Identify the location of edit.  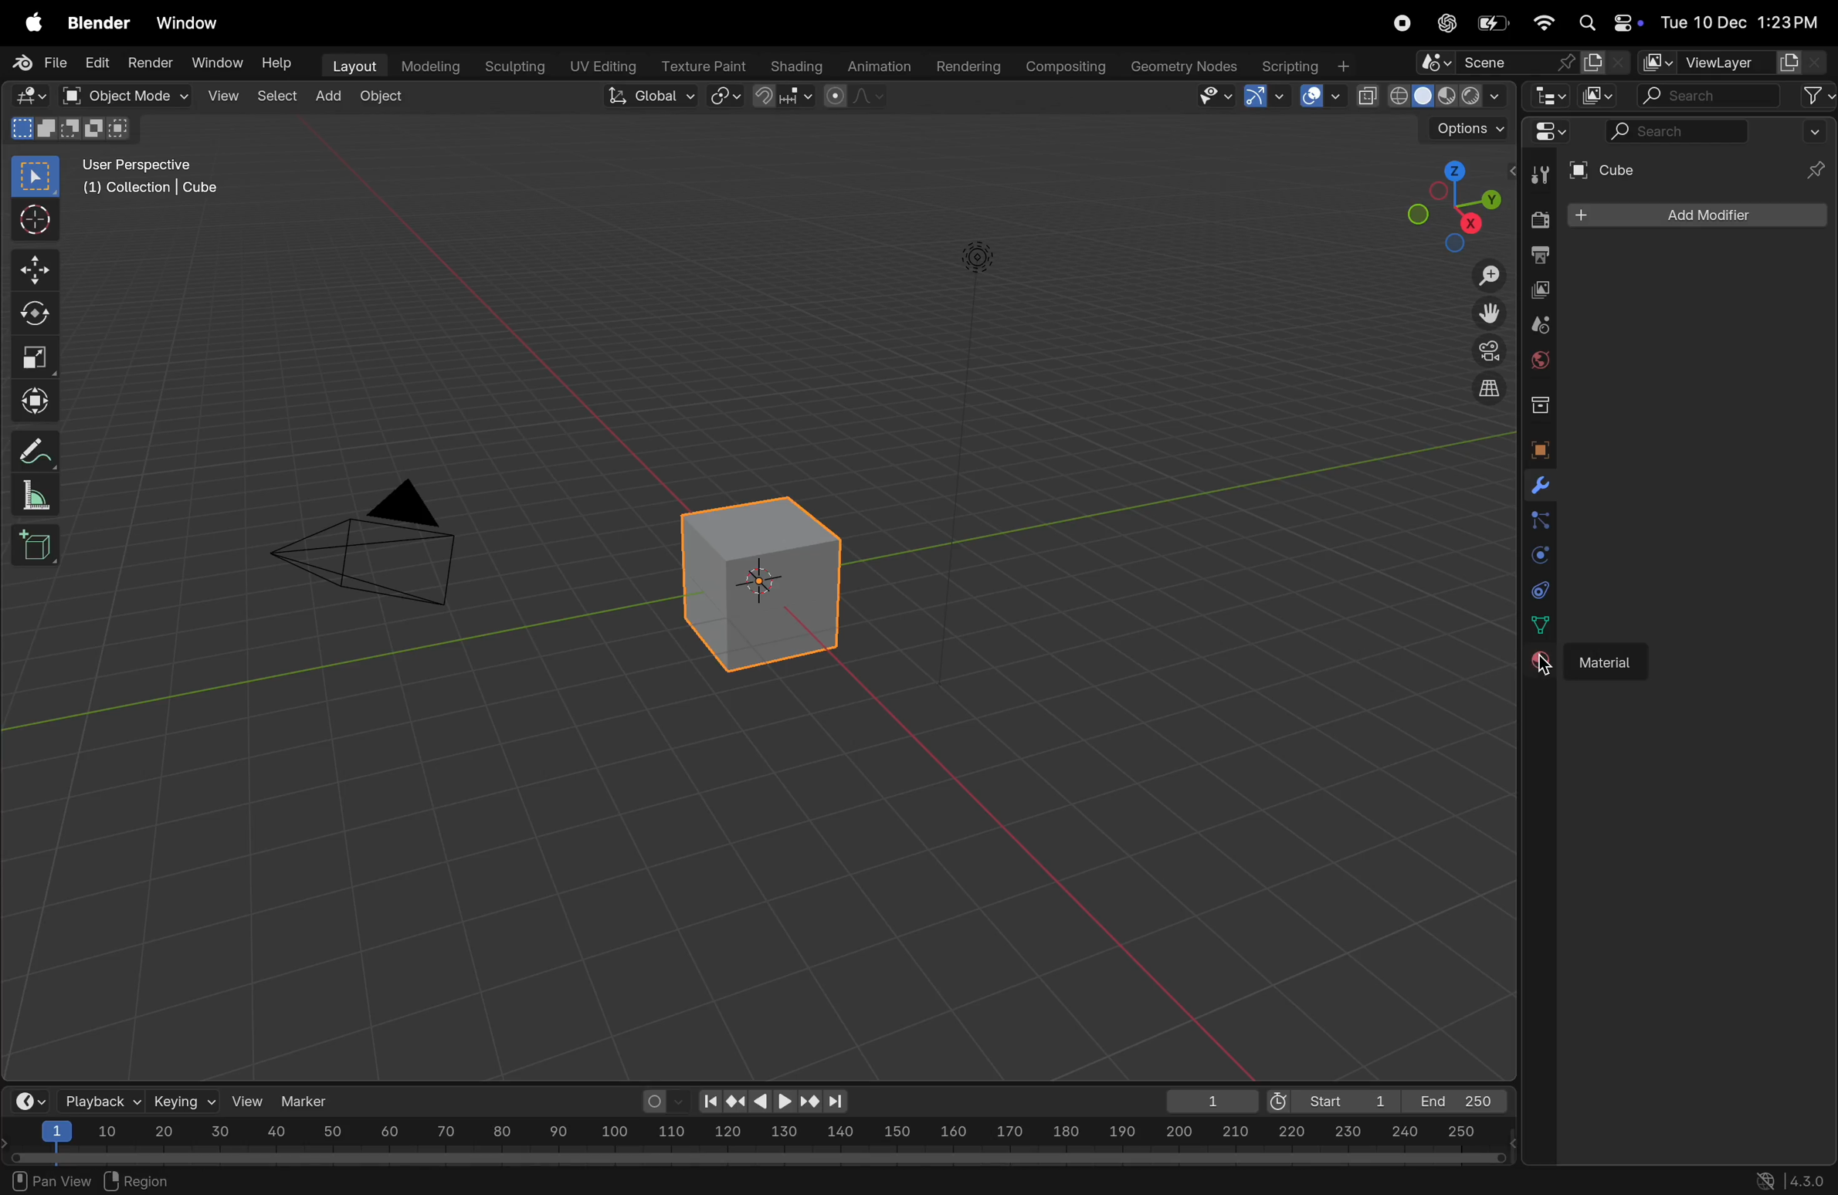
(93, 64).